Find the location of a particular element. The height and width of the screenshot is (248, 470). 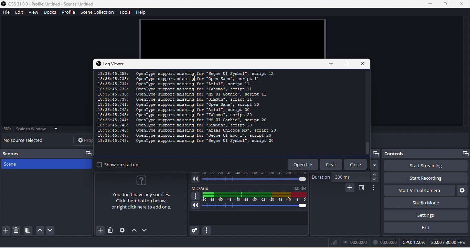

minimize is located at coordinates (430, 4).